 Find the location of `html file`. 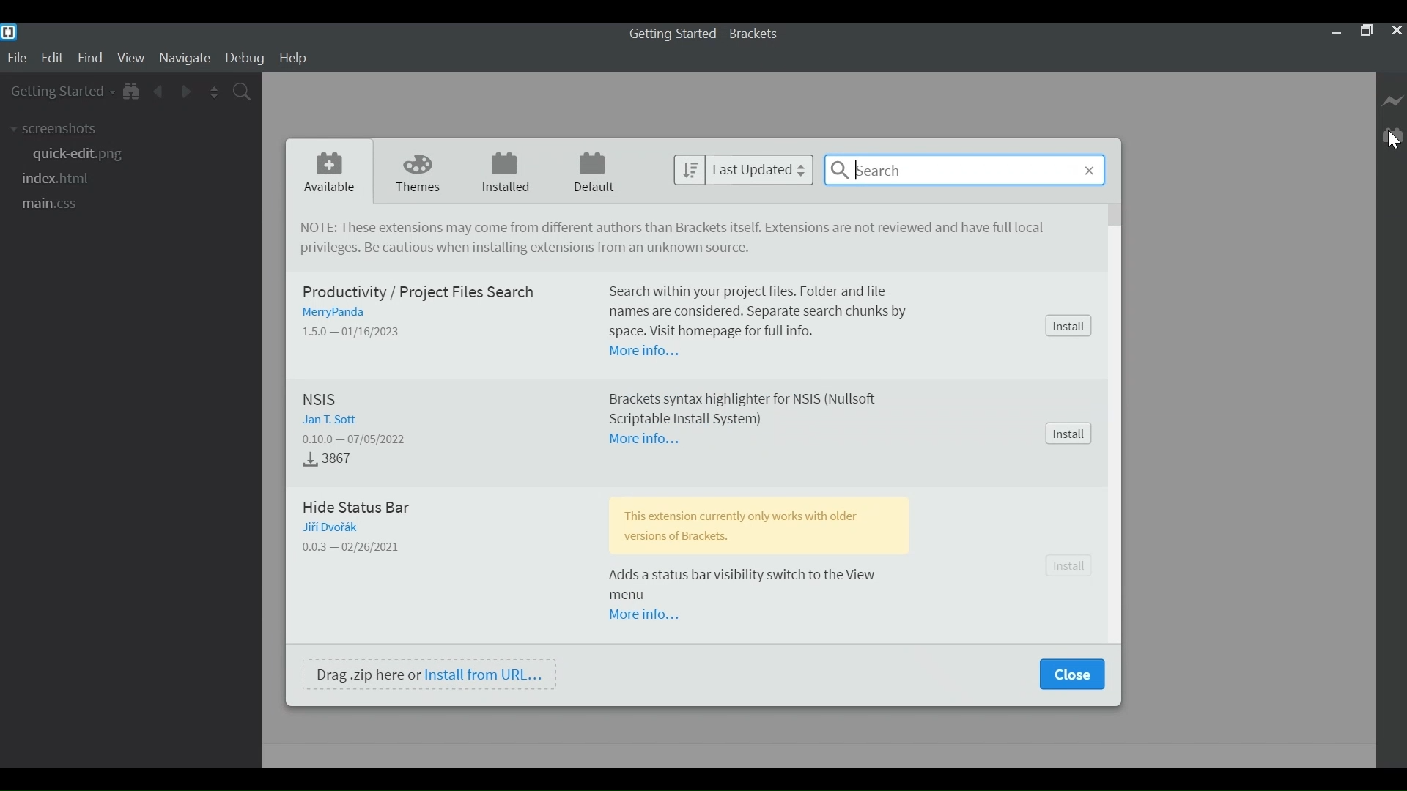

html file is located at coordinates (58, 179).